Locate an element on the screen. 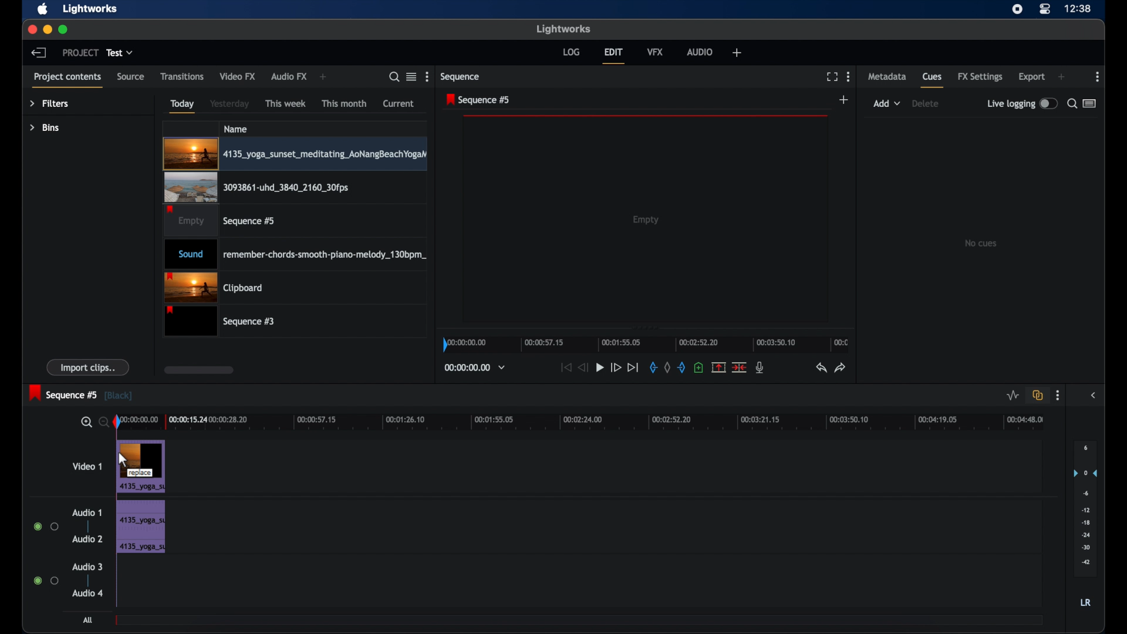 This screenshot has height=634, width=1127. more options is located at coordinates (1058, 396).